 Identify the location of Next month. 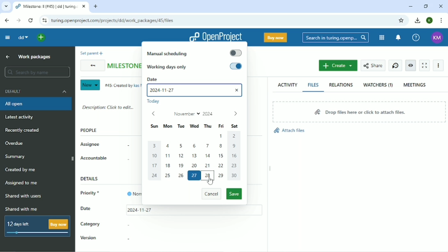
(235, 114).